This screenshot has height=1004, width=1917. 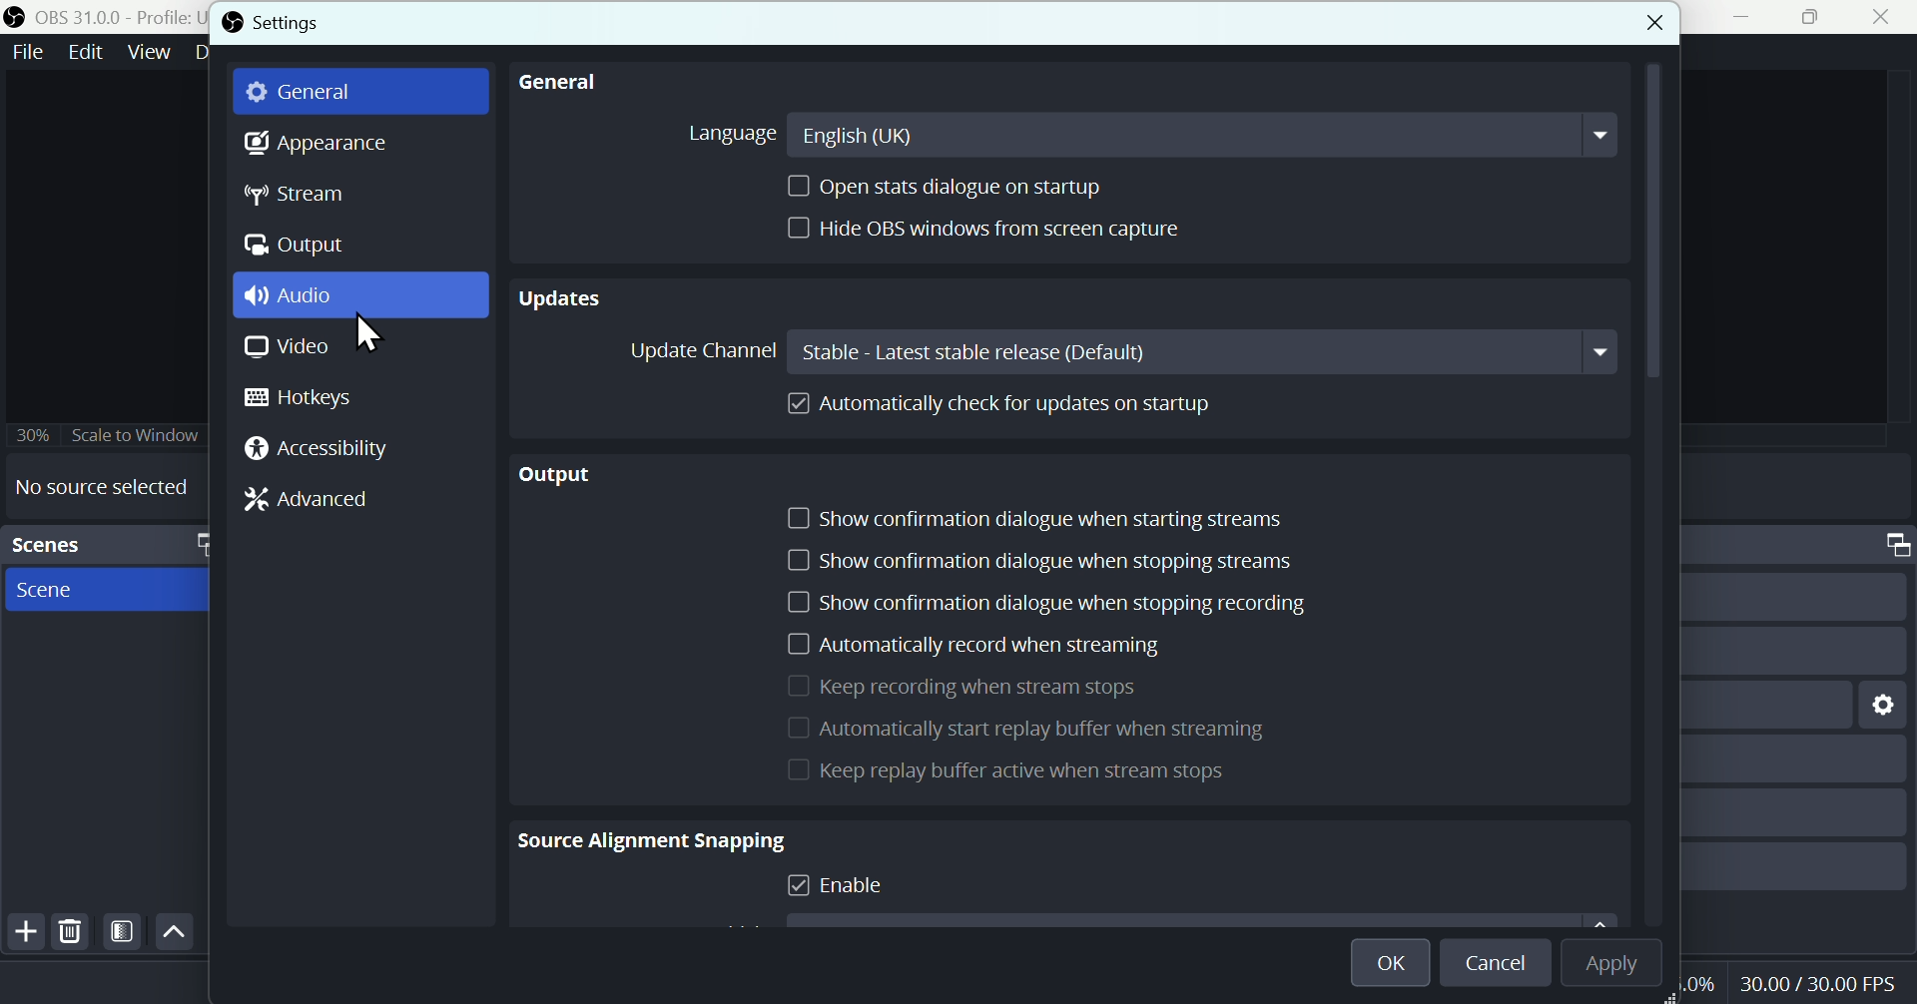 I want to click on Output, so click(x=563, y=477).